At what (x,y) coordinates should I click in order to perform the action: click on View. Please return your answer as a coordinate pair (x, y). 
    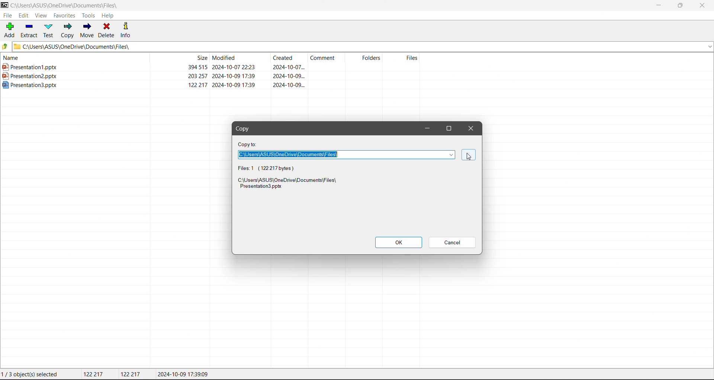
    Looking at the image, I should click on (41, 16).